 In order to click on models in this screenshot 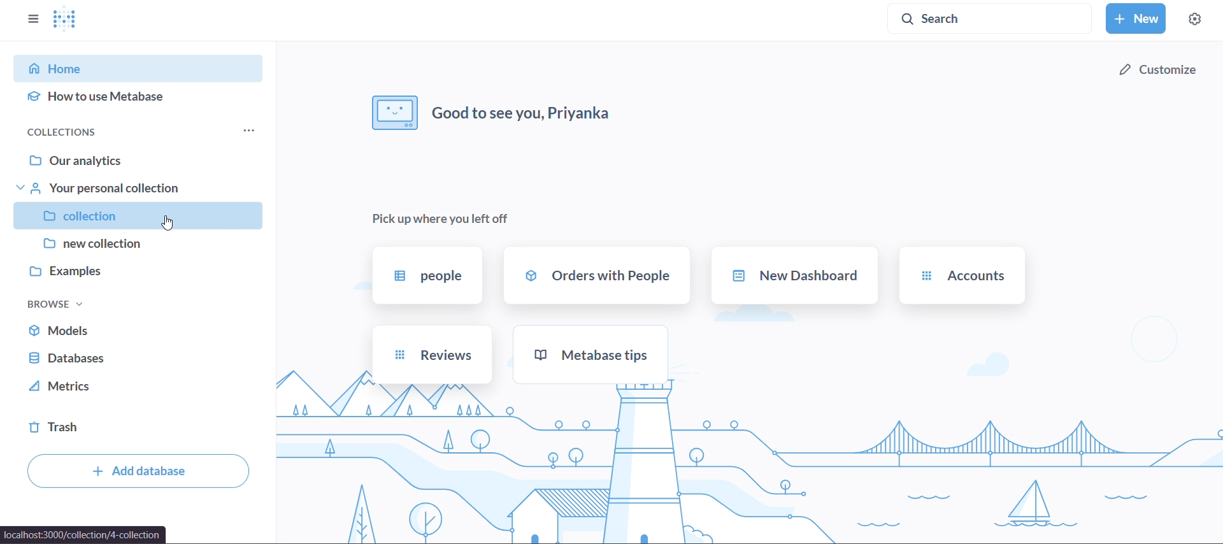, I will do `click(143, 329)`.